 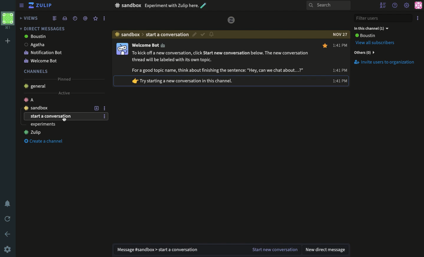 What do you see at coordinates (41, 29) in the screenshot?
I see `Direct messages` at bounding box center [41, 29].